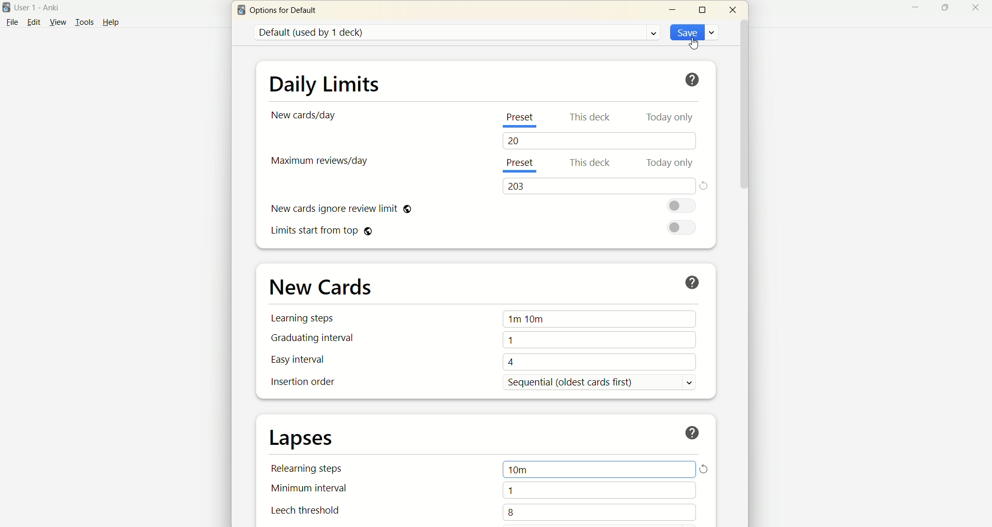 Image resolution: width=992 pixels, height=527 pixels. What do you see at coordinates (674, 10) in the screenshot?
I see `minimize` at bounding box center [674, 10].